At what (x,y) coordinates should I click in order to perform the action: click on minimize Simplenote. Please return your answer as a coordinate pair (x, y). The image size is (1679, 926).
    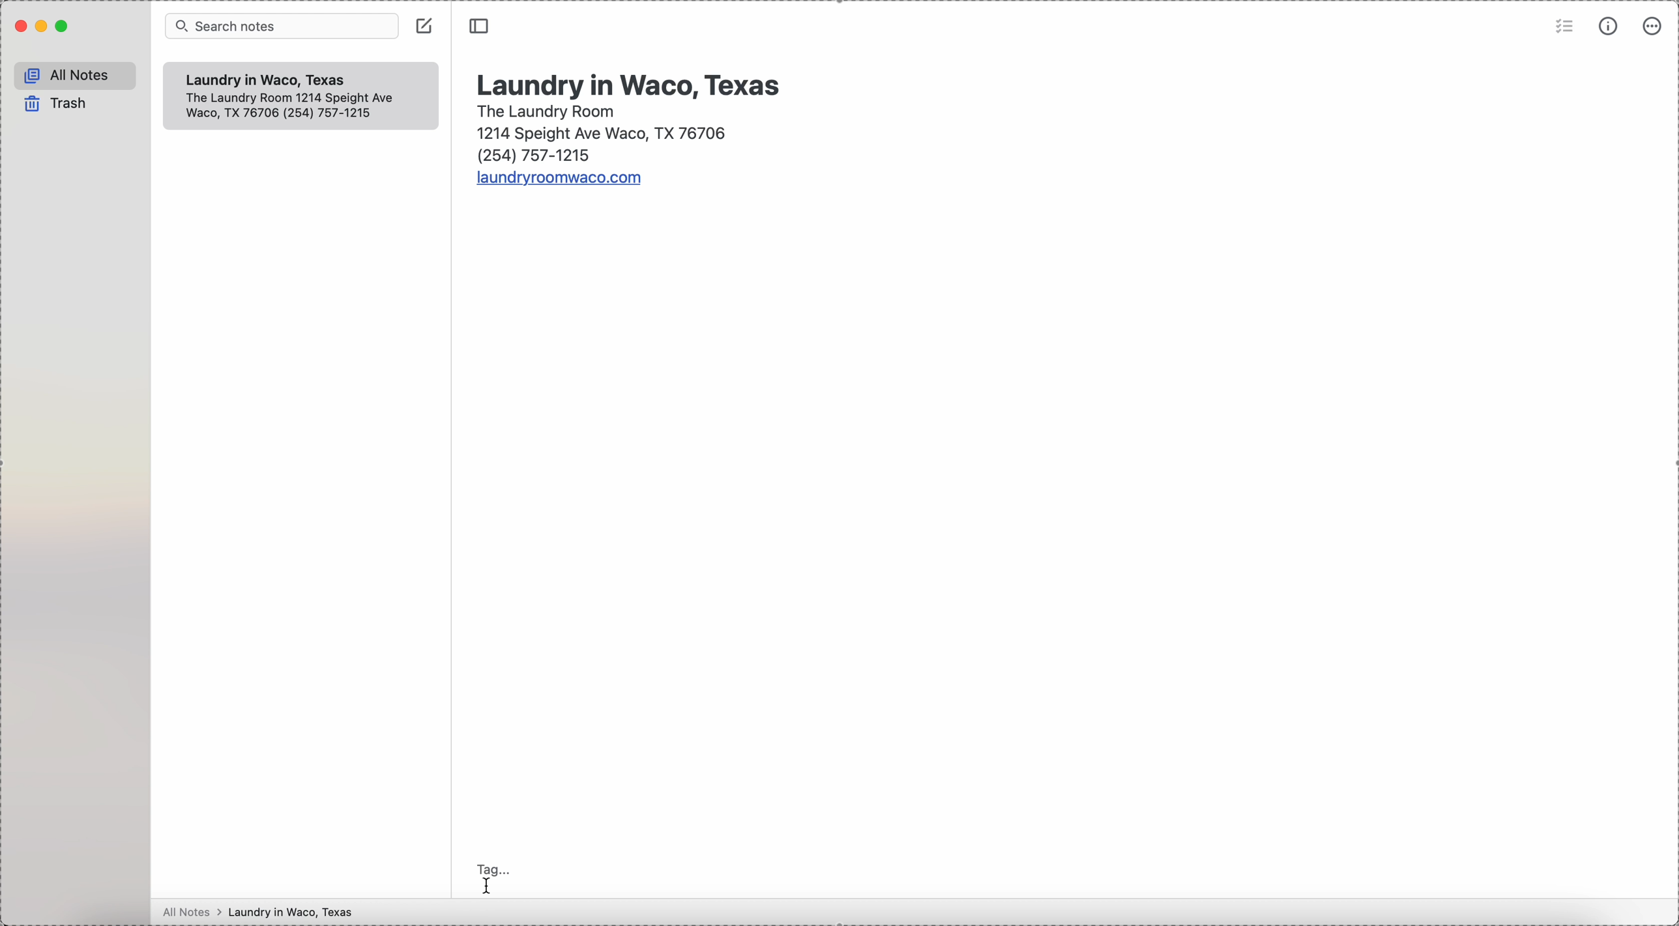
    Looking at the image, I should click on (41, 28).